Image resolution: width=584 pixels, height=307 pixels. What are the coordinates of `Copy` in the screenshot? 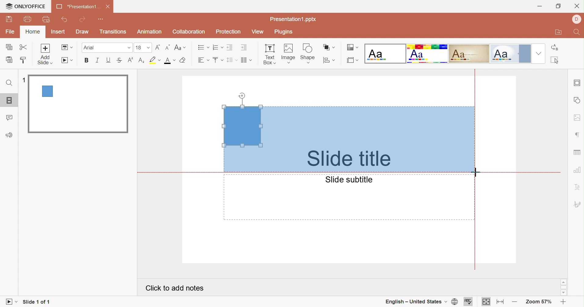 It's located at (9, 48).